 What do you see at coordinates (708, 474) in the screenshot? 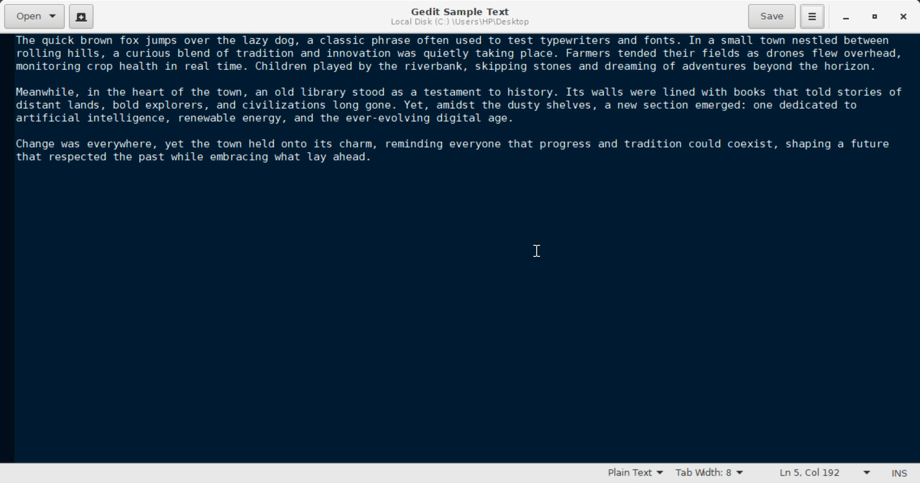
I see `Tab Width 8` at bounding box center [708, 474].